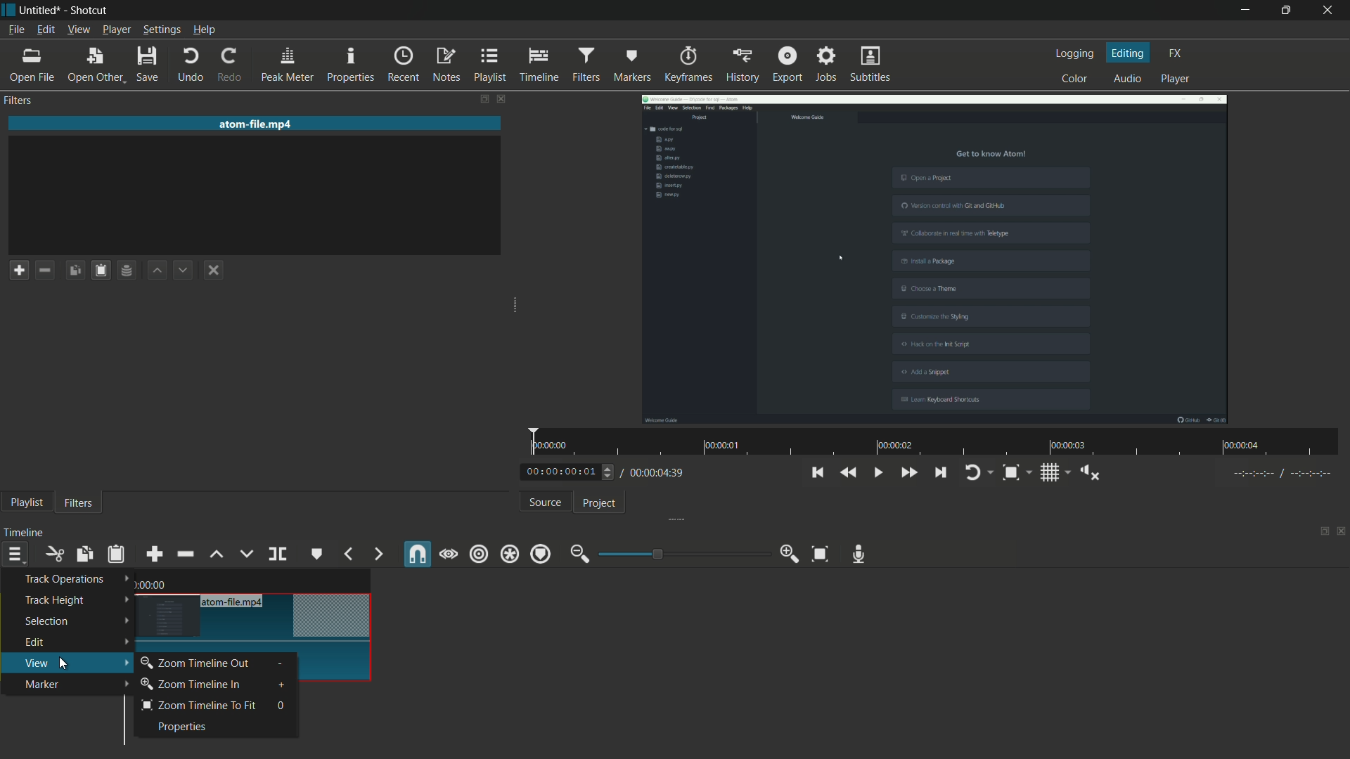 This screenshot has width=1350, height=759. What do you see at coordinates (1128, 53) in the screenshot?
I see `editing` at bounding box center [1128, 53].